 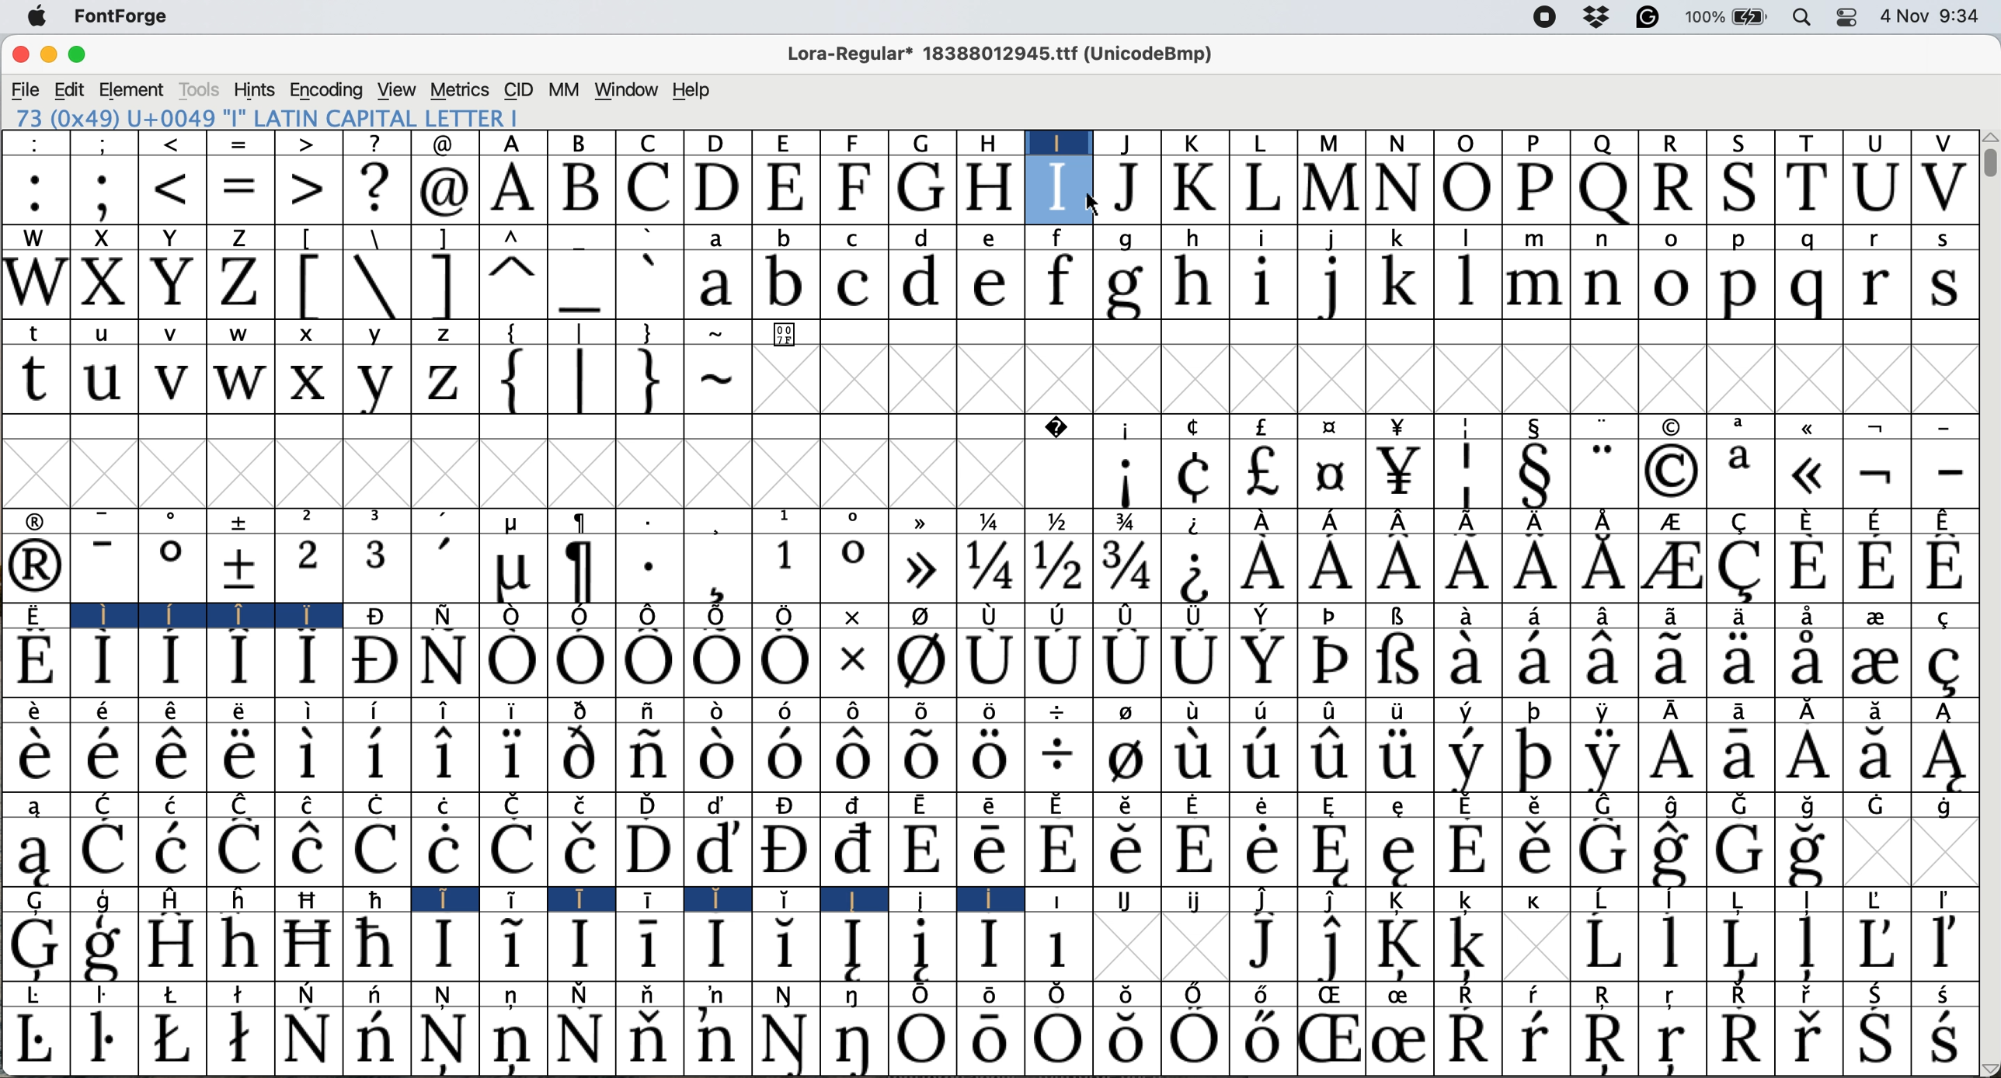 What do you see at coordinates (518, 943) in the screenshot?
I see `Symbol` at bounding box center [518, 943].